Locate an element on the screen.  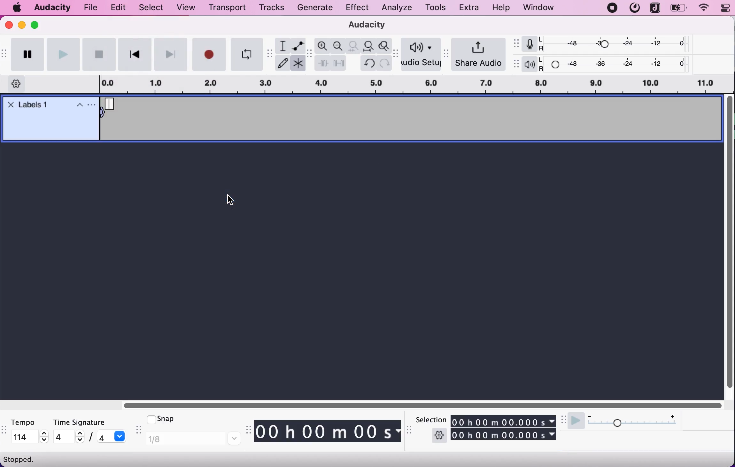
Typing cursor is located at coordinates (109, 102).